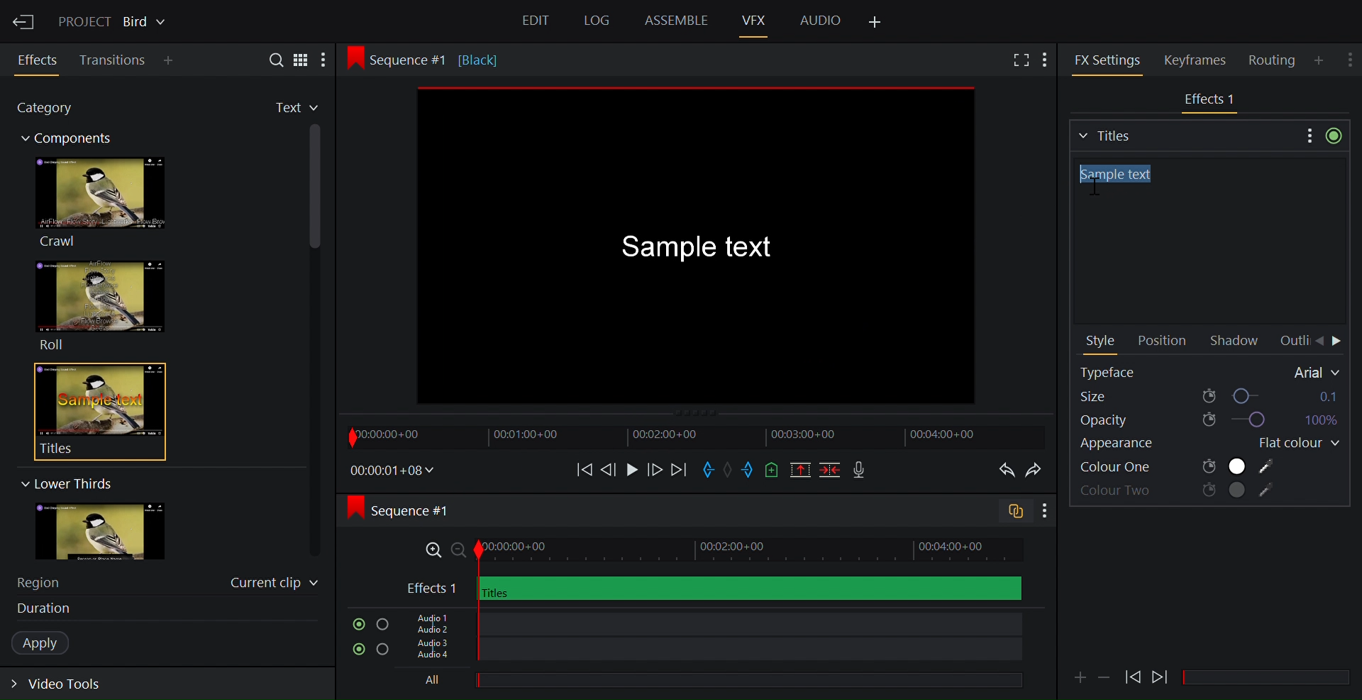 Image resolution: width=1362 pixels, height=700 pixels. I want to click on Assemble, so click(676, 21).